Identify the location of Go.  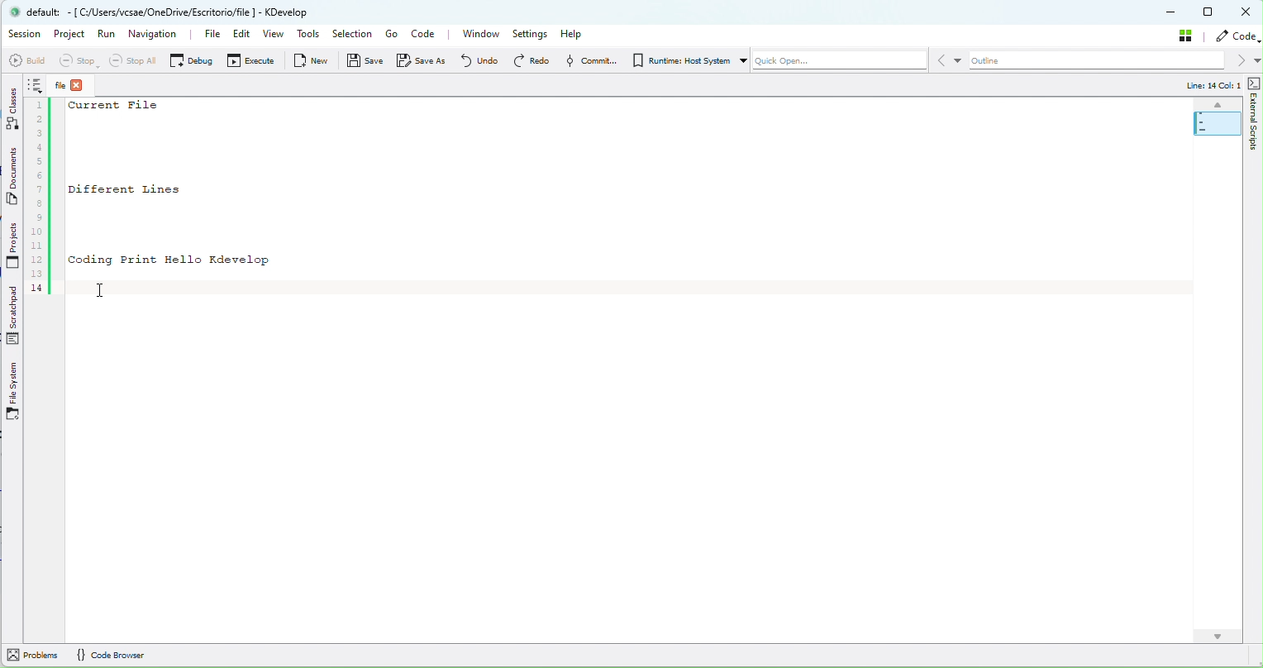
(391, 34).